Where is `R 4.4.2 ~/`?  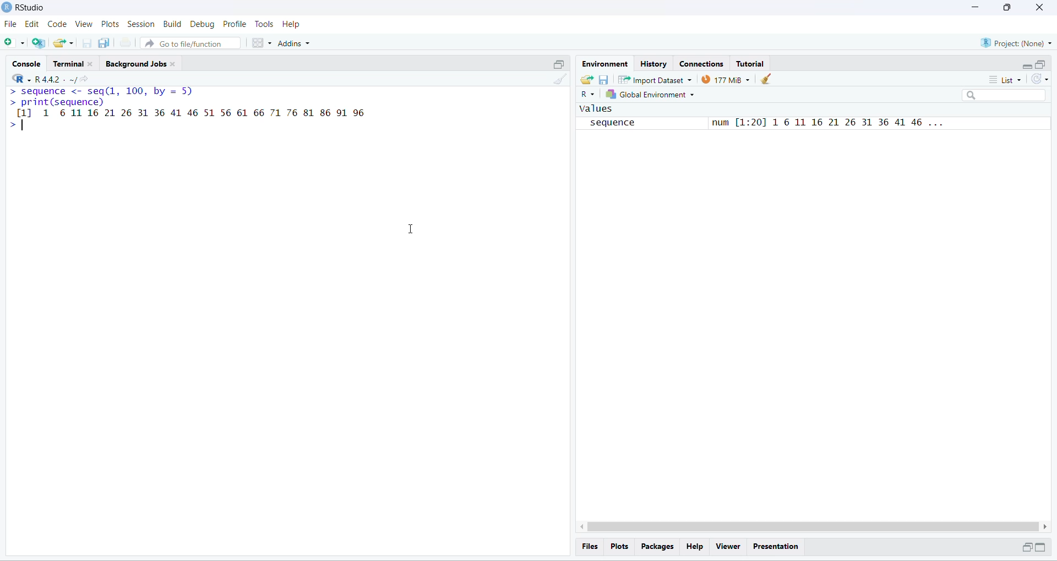 R 4.4.2 ~/ is located at coordinates (55, 80).